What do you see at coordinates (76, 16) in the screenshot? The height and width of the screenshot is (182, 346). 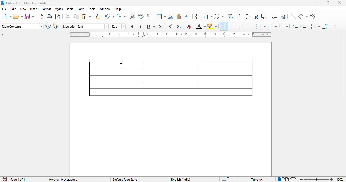 I see `copy` at bounding box center [76, 16].